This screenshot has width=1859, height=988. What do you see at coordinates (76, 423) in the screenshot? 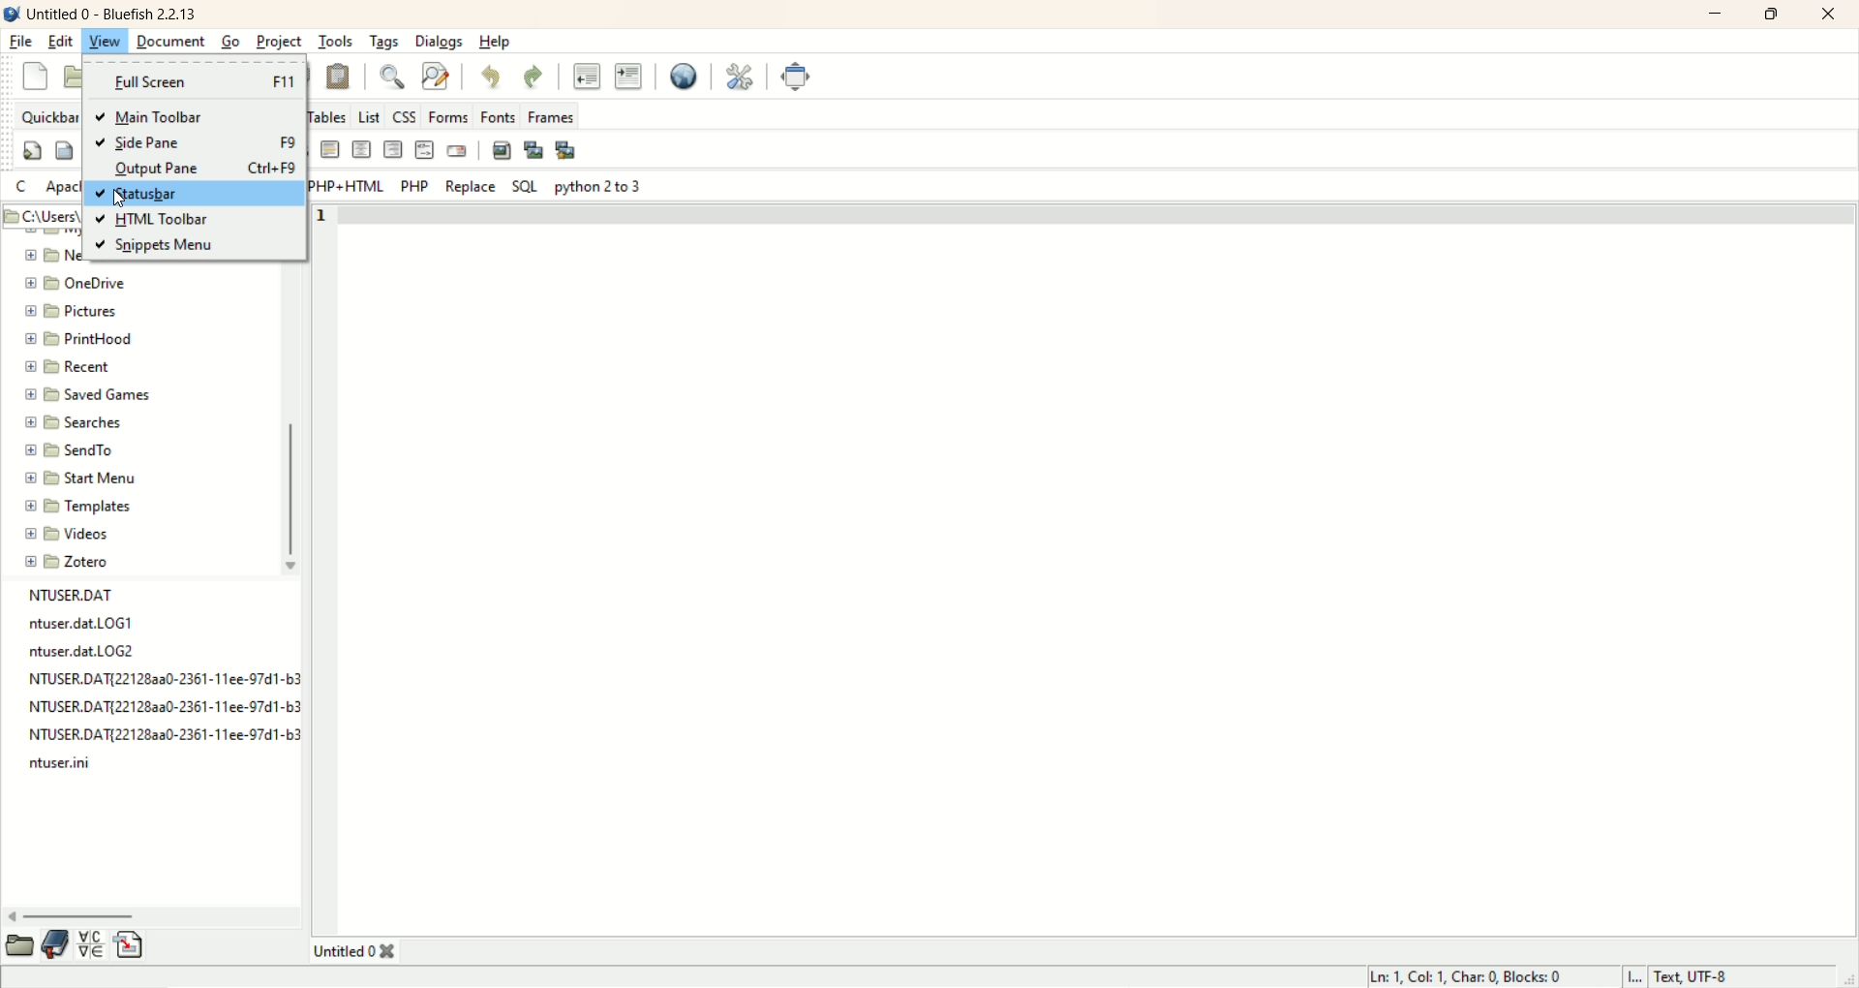
I see `searches` at bounding box center [76, 423].